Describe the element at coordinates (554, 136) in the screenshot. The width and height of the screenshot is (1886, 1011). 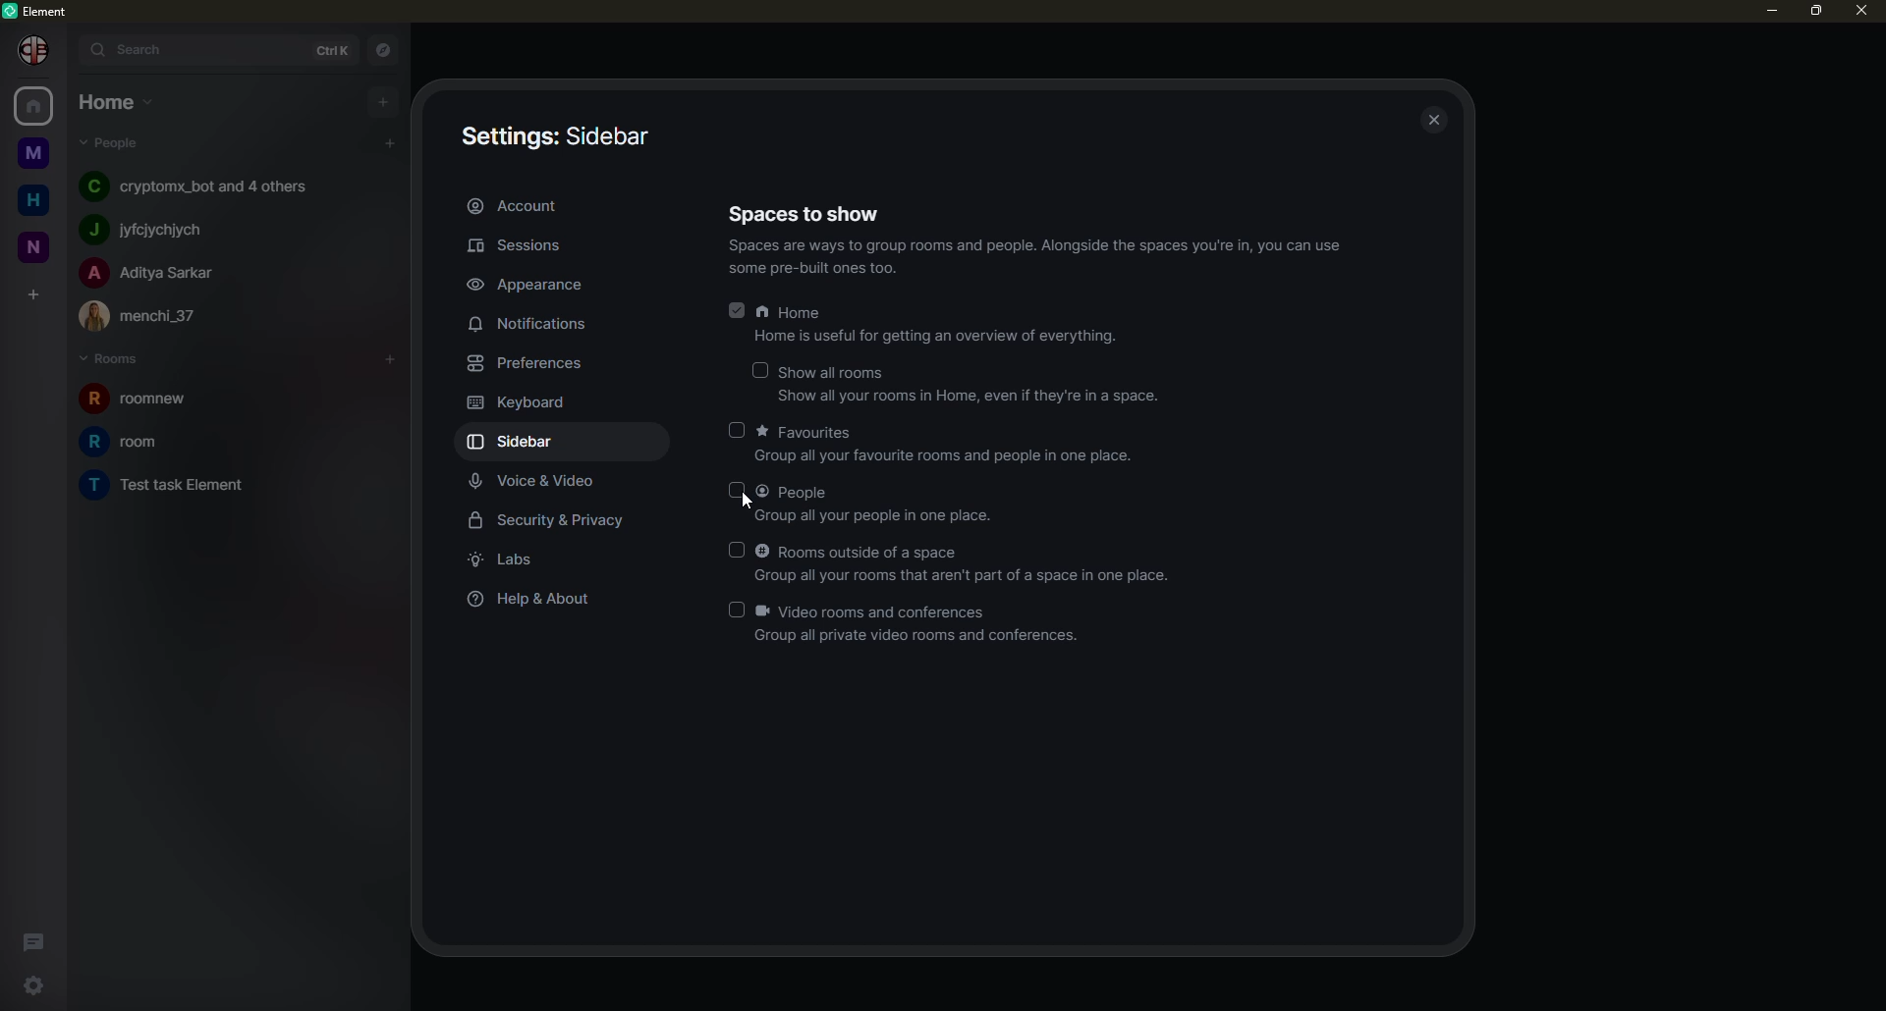
I see `sidebar` at that location.